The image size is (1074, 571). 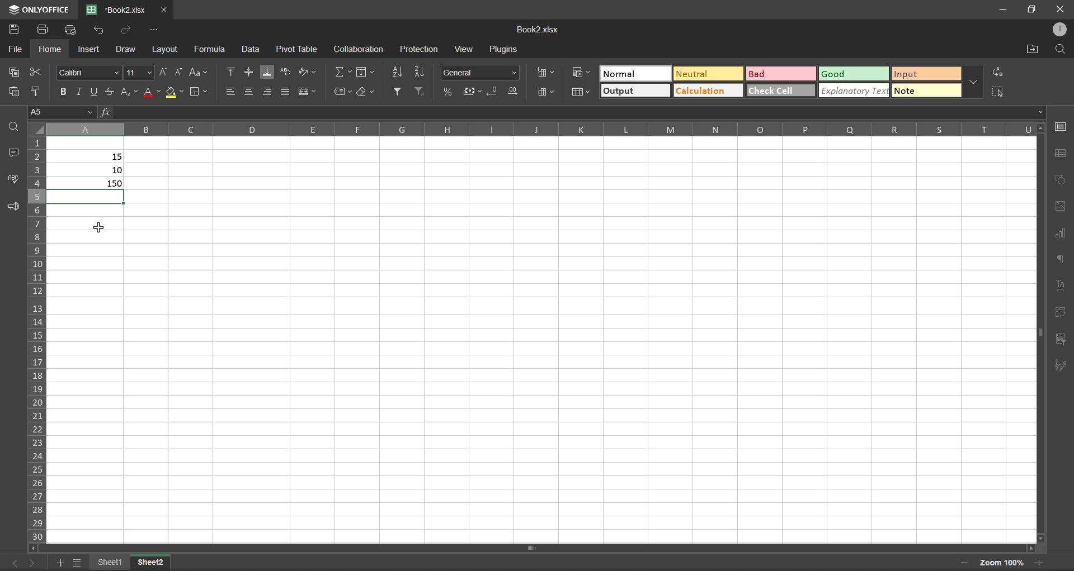 What do you see at coordinates (1001, 8) in the screenshot?
I see `minimize` at bounding box center [1001, 8].